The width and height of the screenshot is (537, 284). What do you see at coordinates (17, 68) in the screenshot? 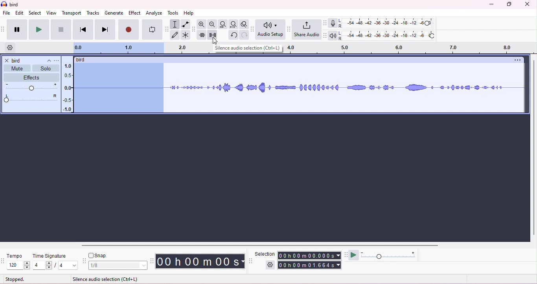
I see `mute` at bounding box center [17, 68].